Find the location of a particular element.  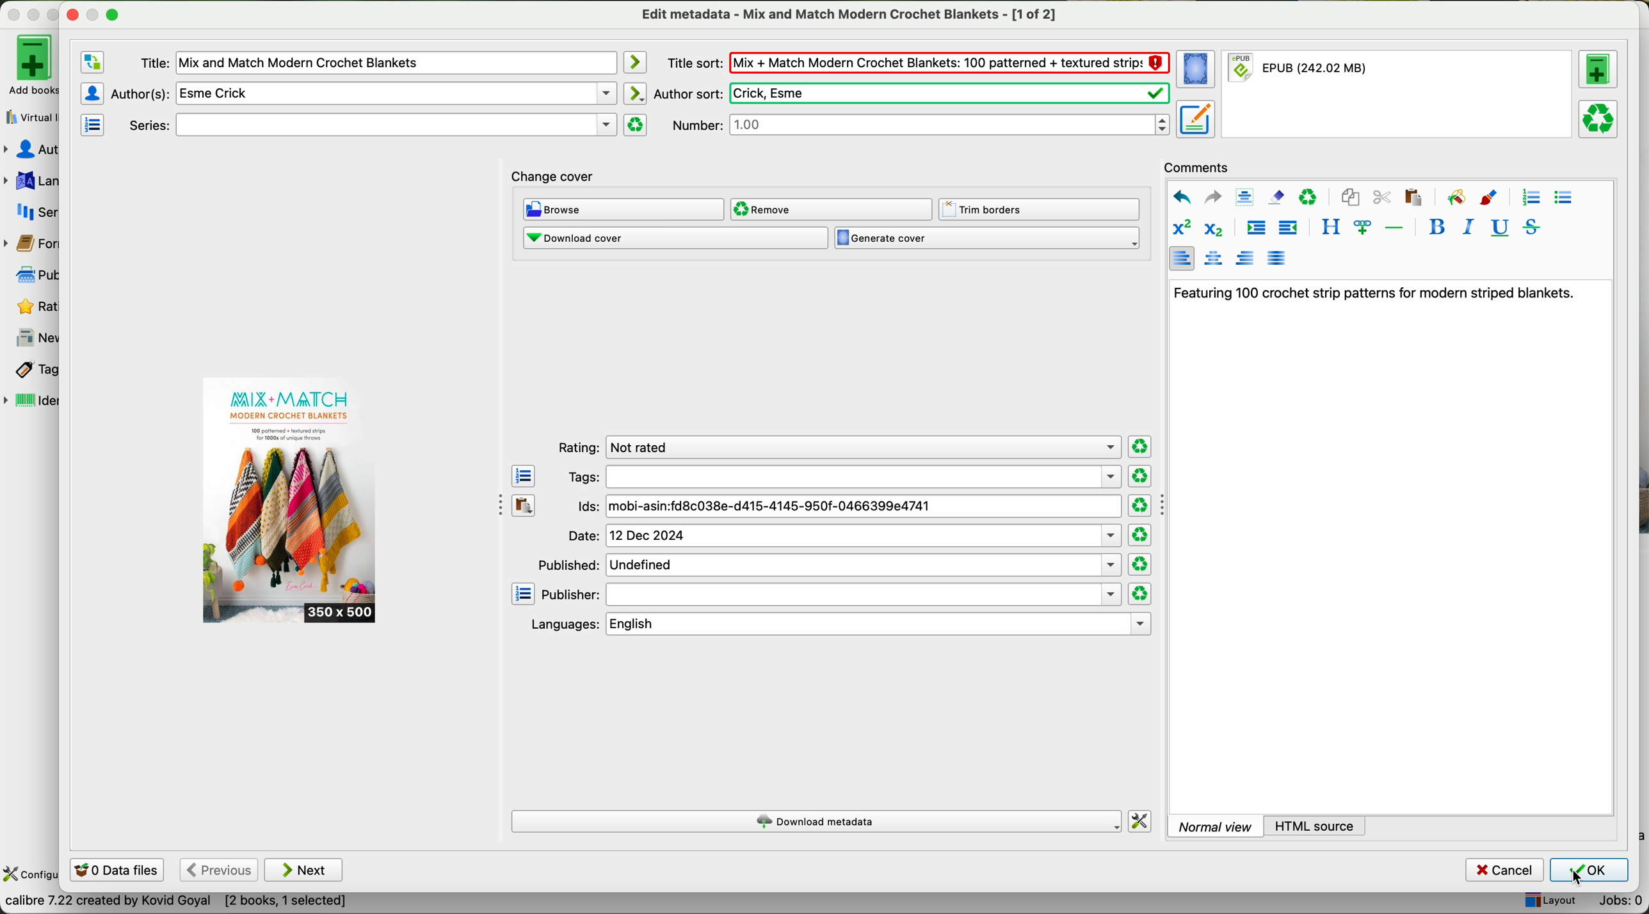

clear rating is located at coordinates (1139, 477).